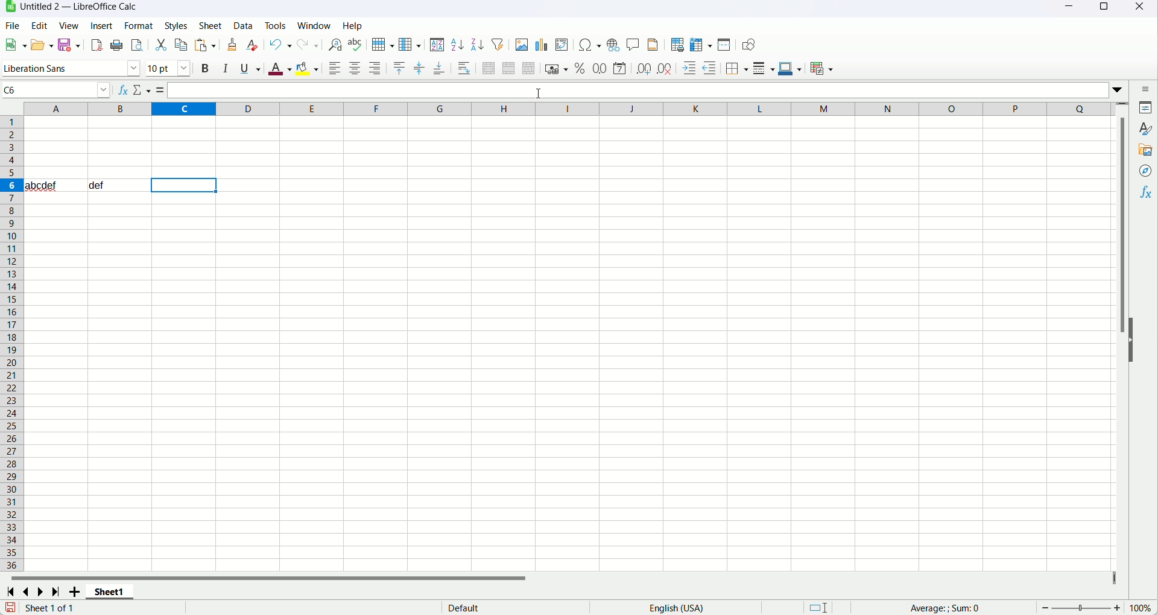  What do you see at coordinates (205, 45) in the screenshot?
I see `paste` at bounding box center [205, 45].